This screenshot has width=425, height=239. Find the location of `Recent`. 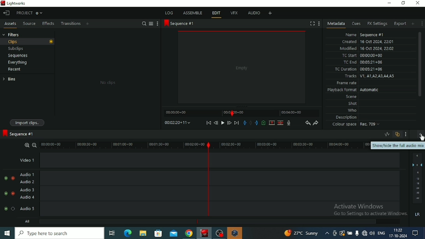

Recent is located at coordinates (14, 70).